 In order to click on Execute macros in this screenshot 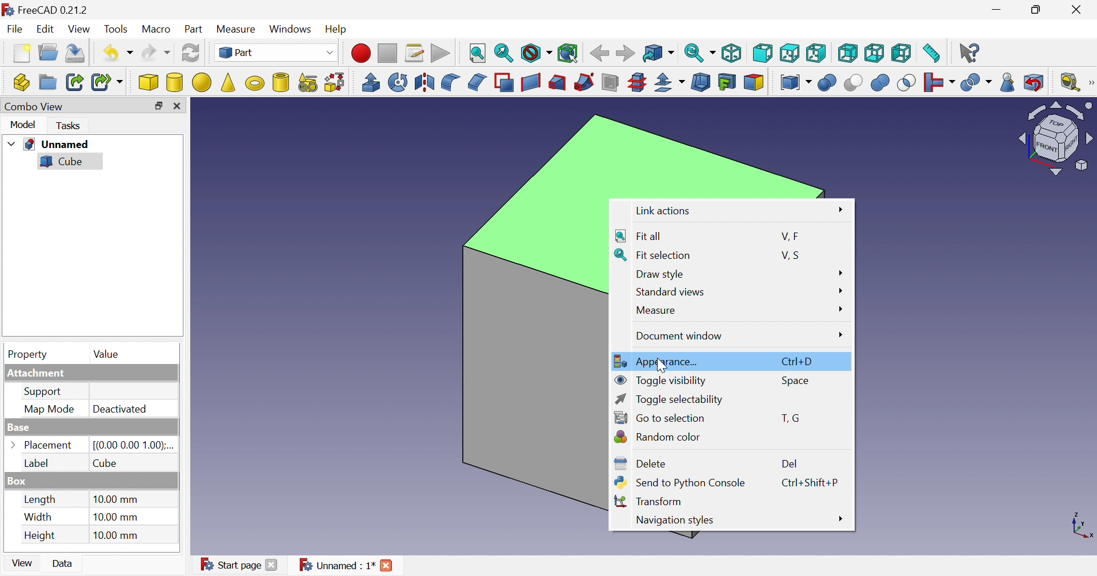, I will do `click(441, 53)`.